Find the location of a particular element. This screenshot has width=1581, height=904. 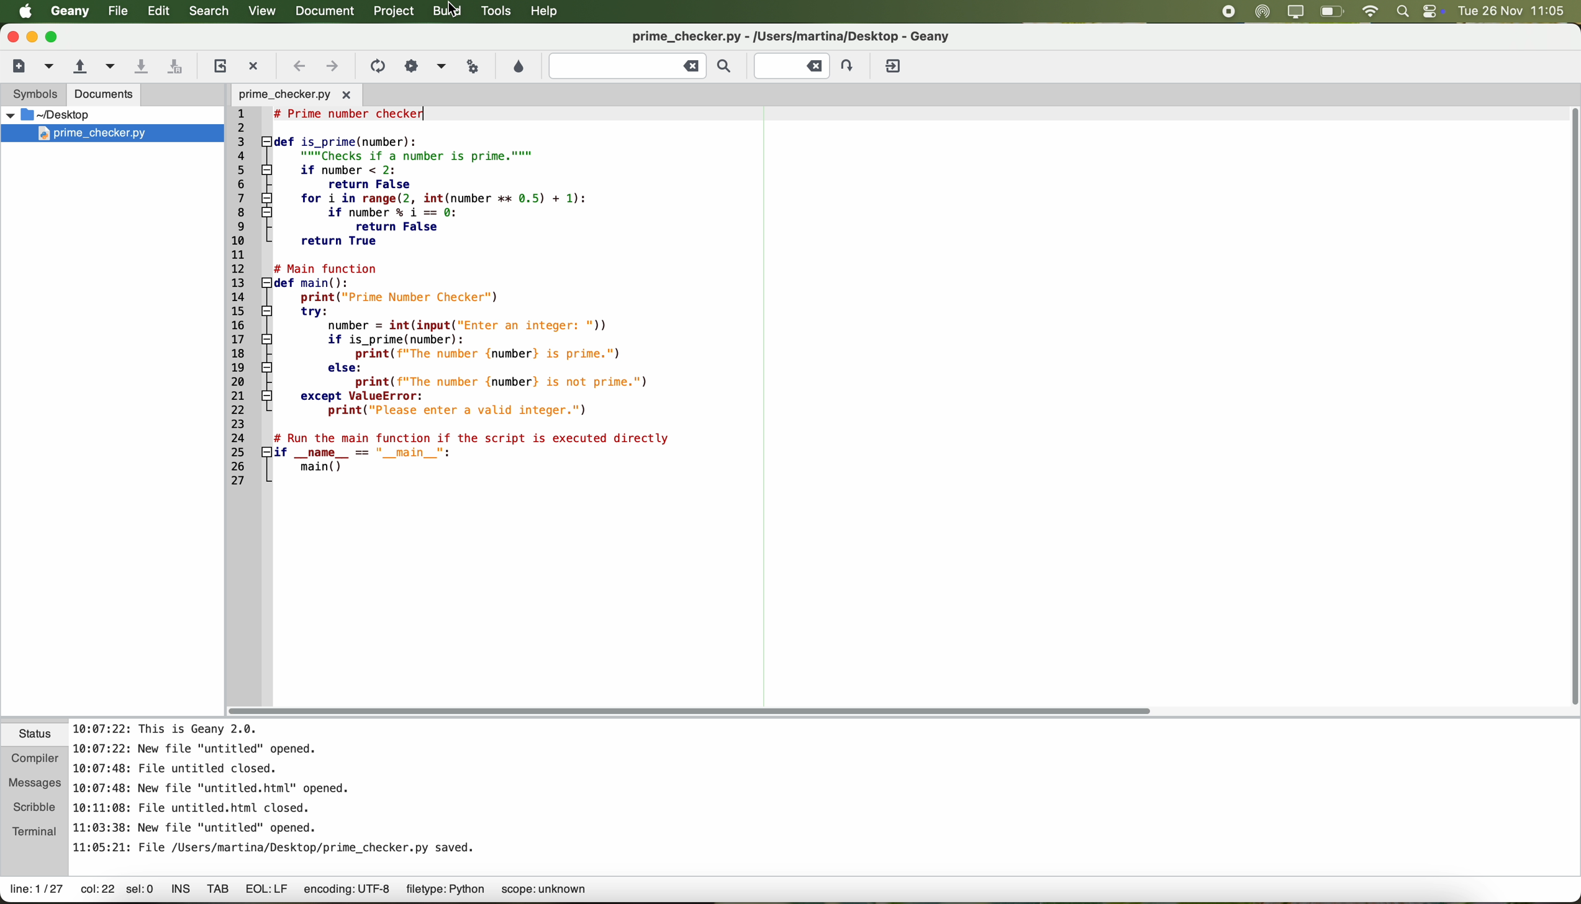

navigate foward is located at coordinates (333, 68).